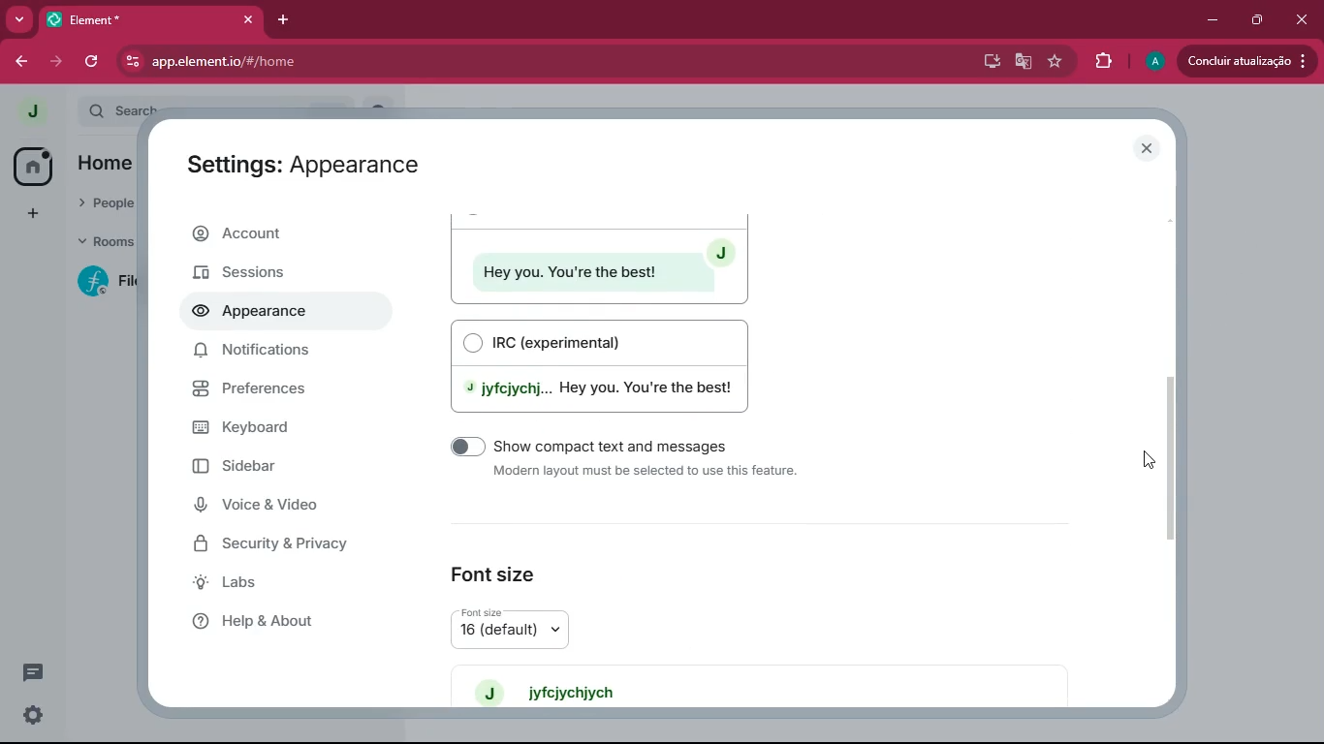  Describe the element at coordinates (496, 568) in the screenshot. I see `font size` at that location.